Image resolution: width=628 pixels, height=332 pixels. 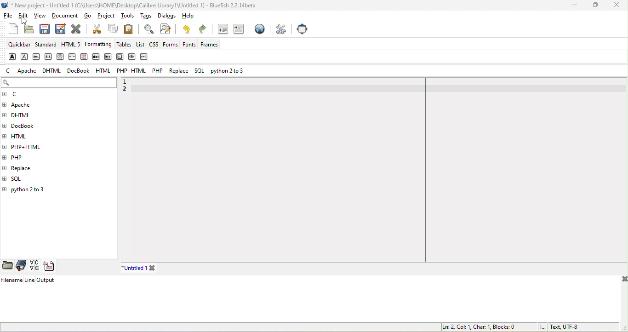 I want to click on replace, so click(x=179, y=72).